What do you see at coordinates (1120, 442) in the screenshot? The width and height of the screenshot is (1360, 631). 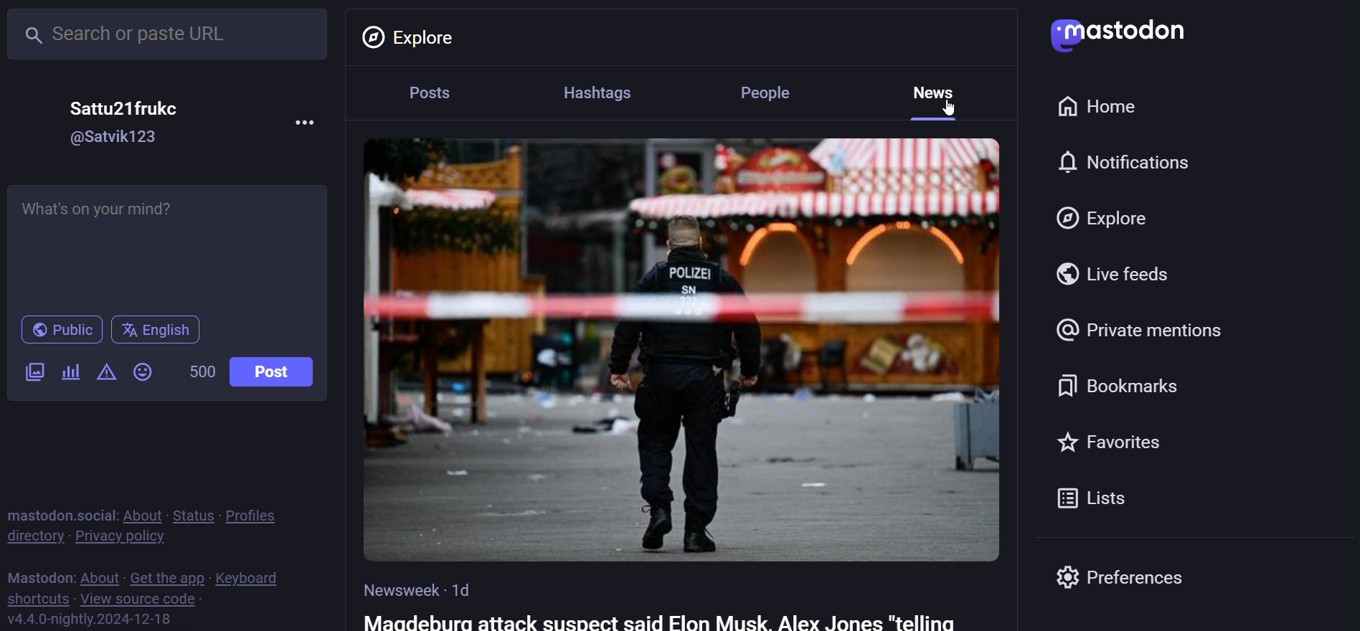 I see `favorite` at bounding box center [1120, 442].